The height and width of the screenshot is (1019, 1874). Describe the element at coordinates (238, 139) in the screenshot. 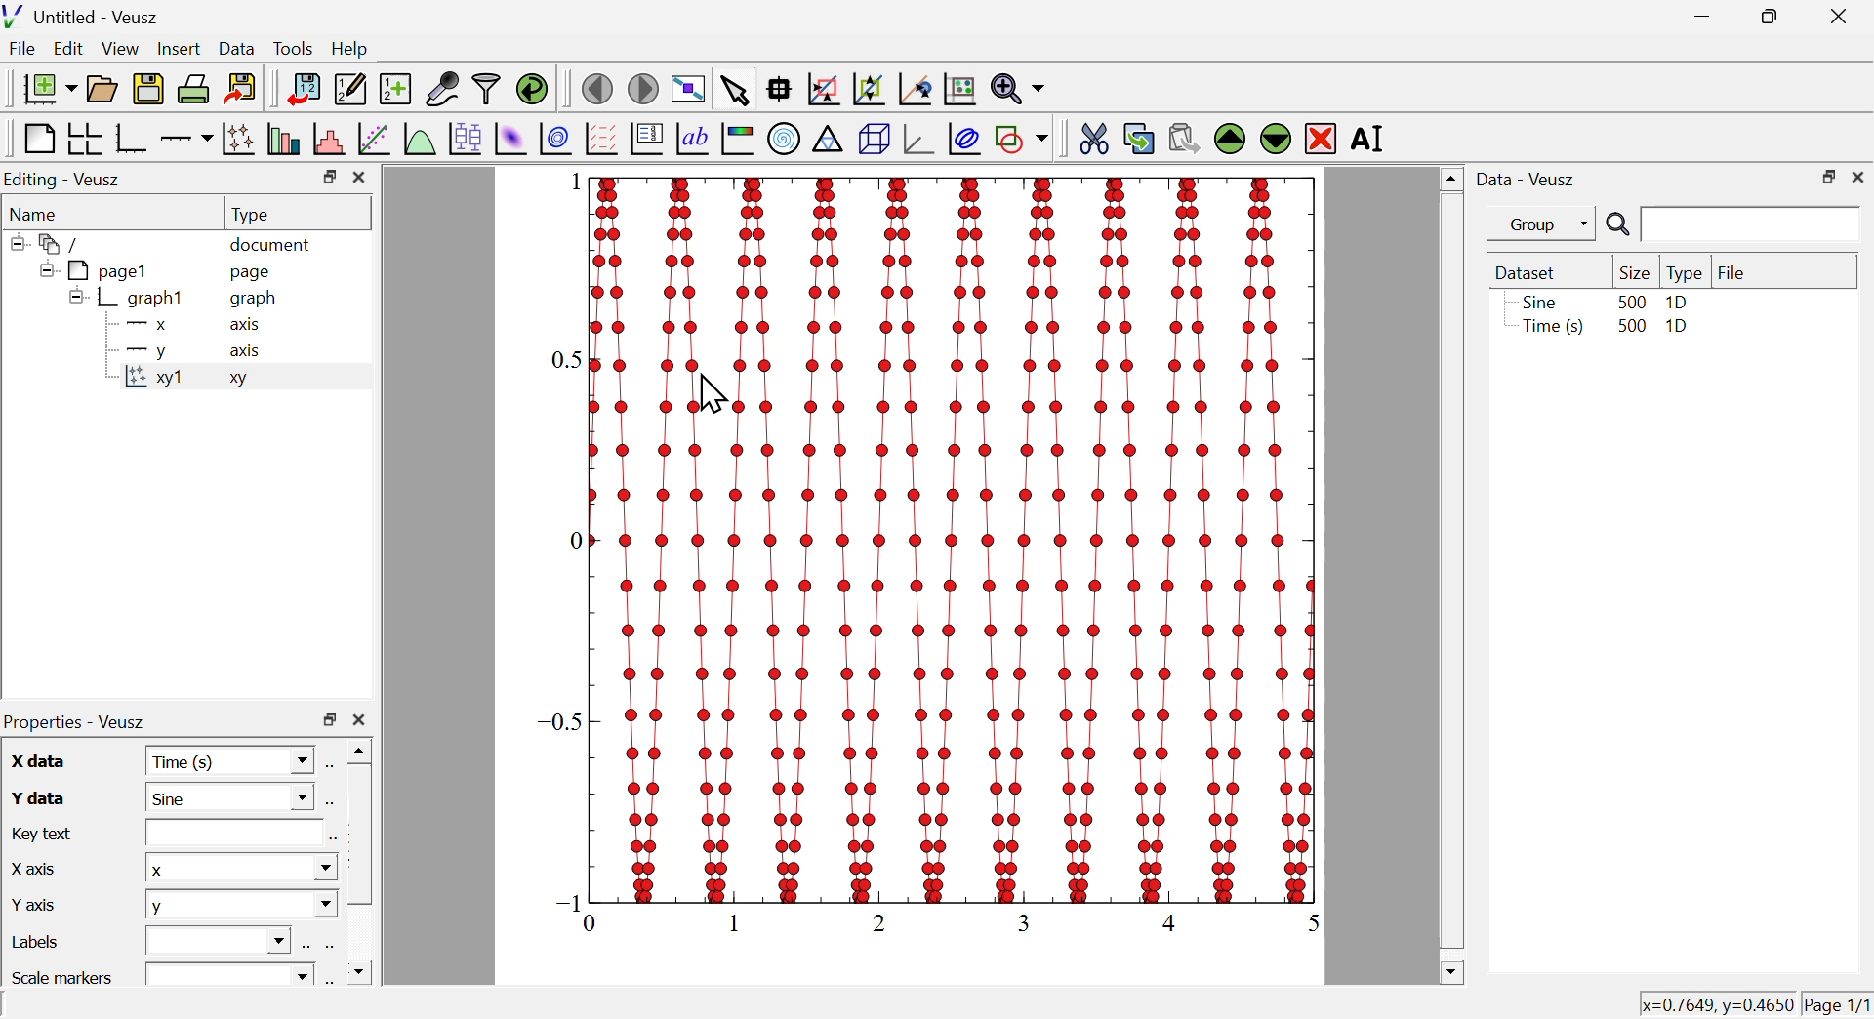

I see `plot points with lines and errorbars` at that location.